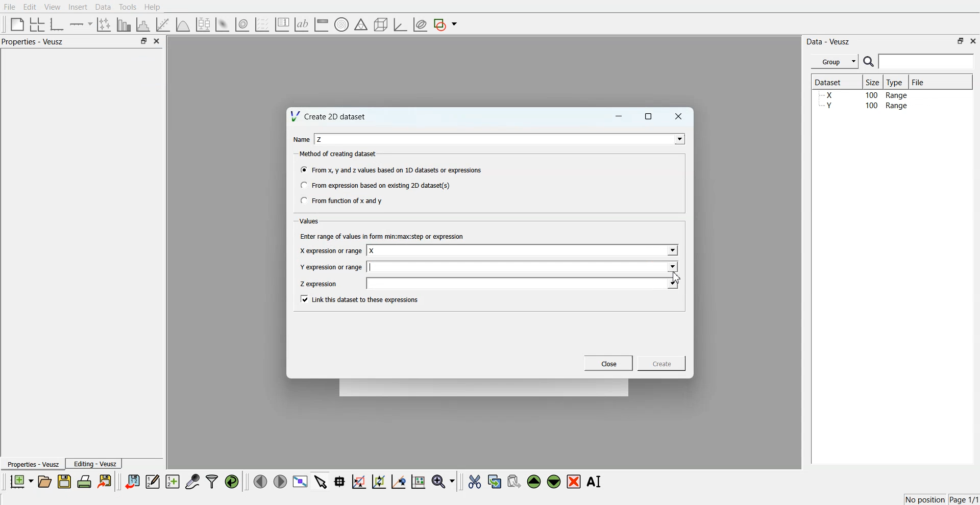 This screenshot has width=980, height=505. What do you see at coordinates (57, 24) in the screenshot?
I see `Base Graph` at bounding box center [57, 24].